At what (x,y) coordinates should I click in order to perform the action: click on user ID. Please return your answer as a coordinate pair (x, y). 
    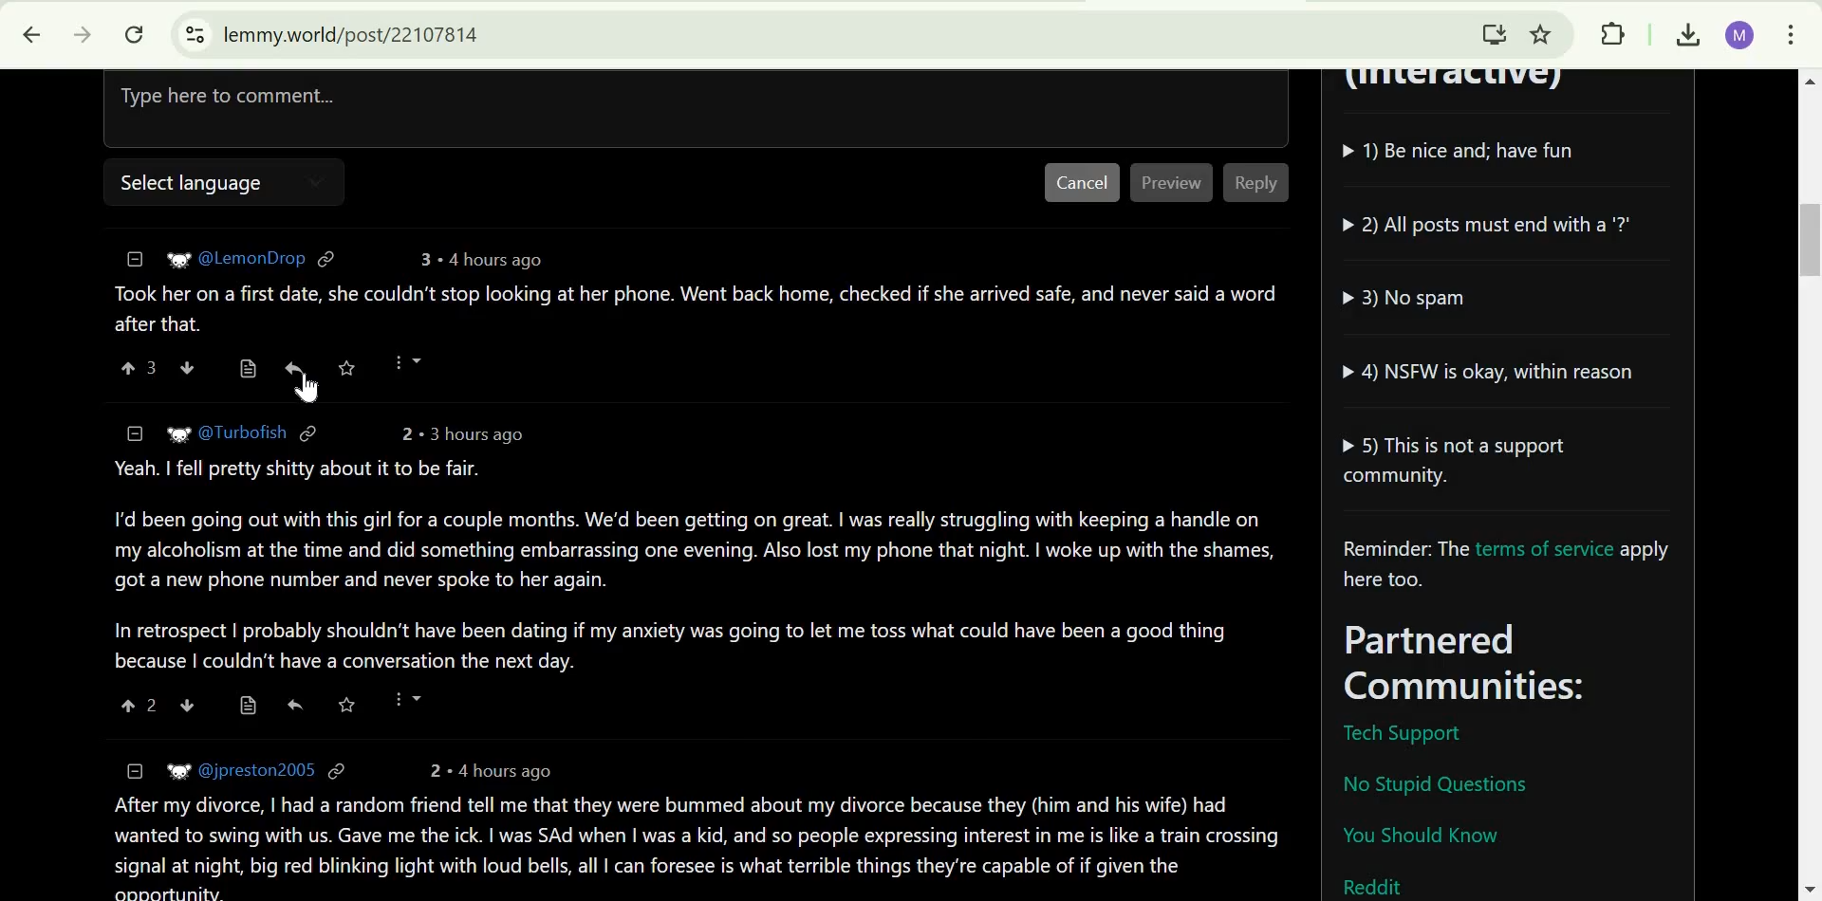
    Looking at the image, I should click on (243, 432).